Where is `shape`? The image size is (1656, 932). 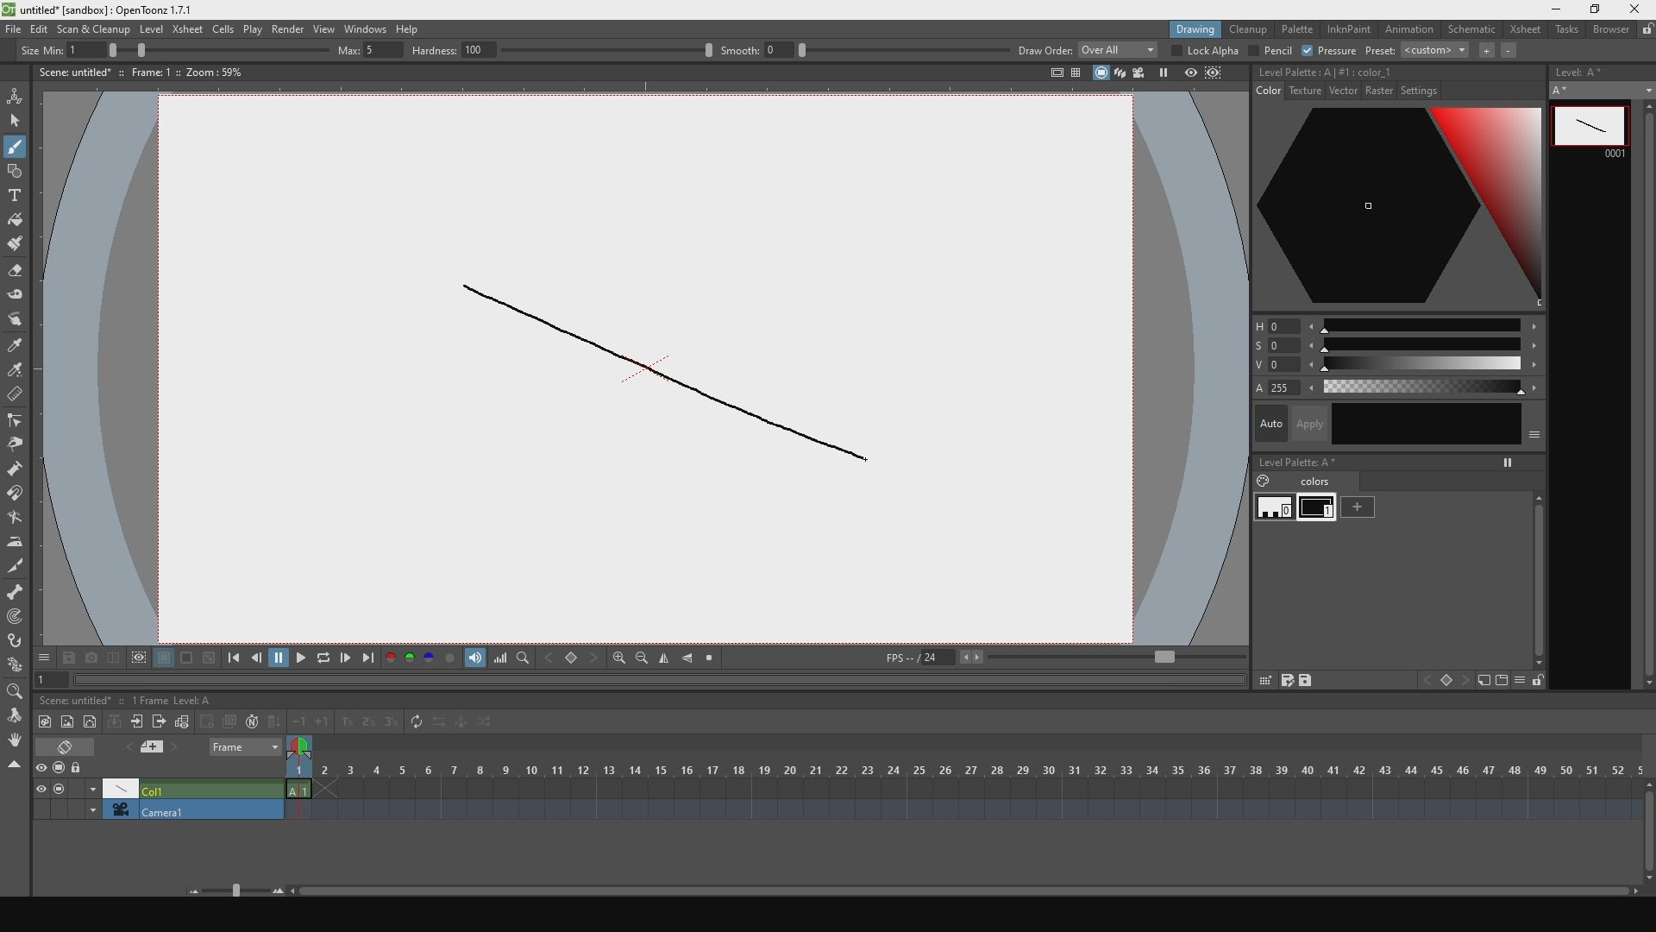
shape is located at coordinates (21, 171).